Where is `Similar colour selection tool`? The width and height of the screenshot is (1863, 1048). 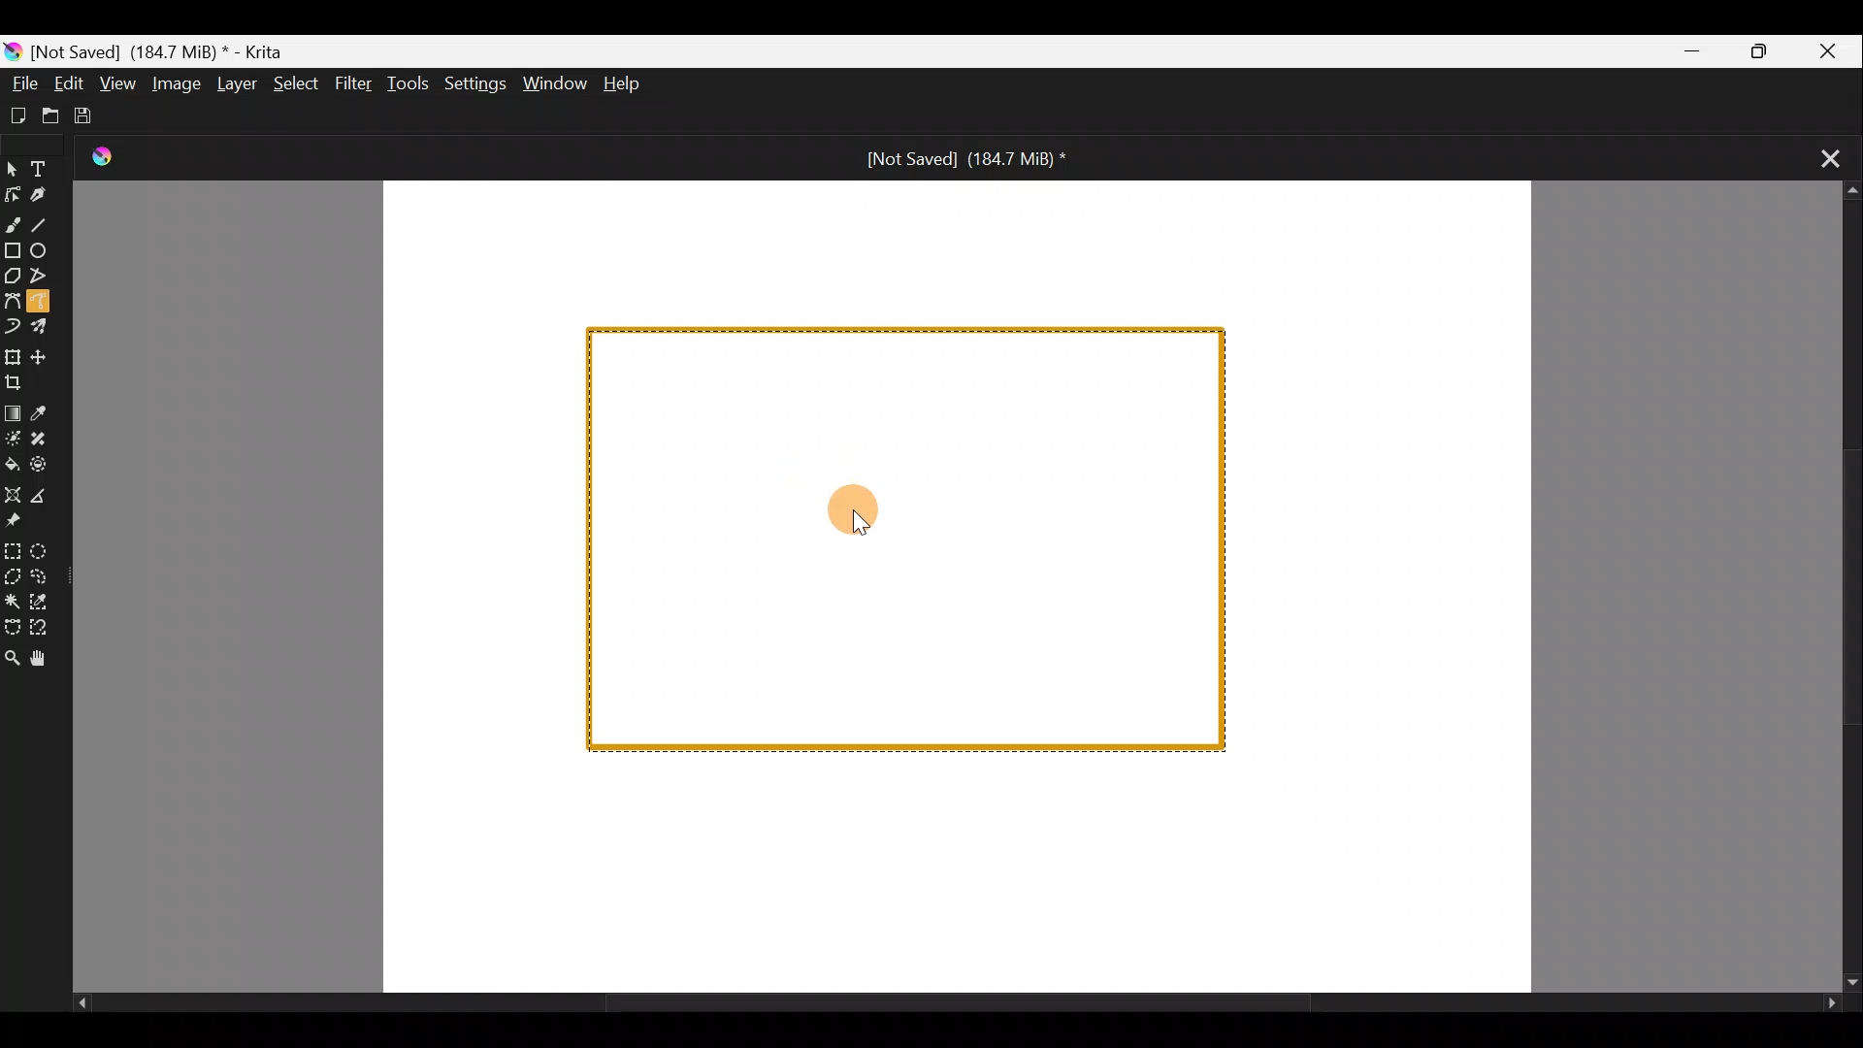
Similar colour selection tool is located at coordinates (51, 602).